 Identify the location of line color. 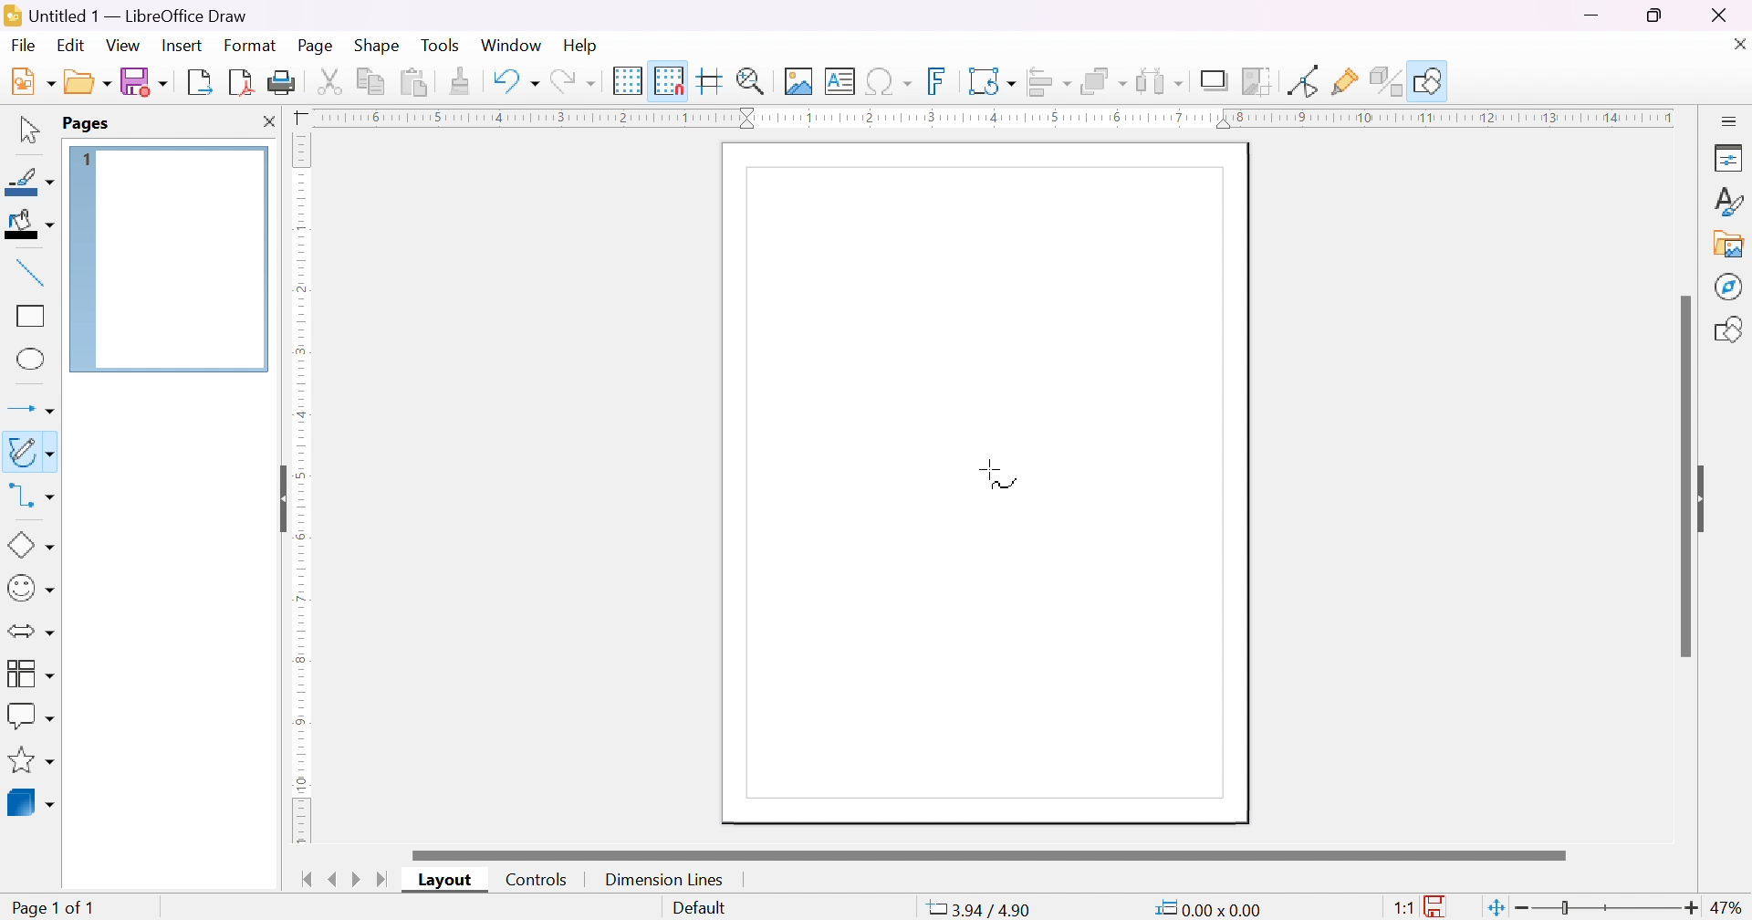
(30, 182).